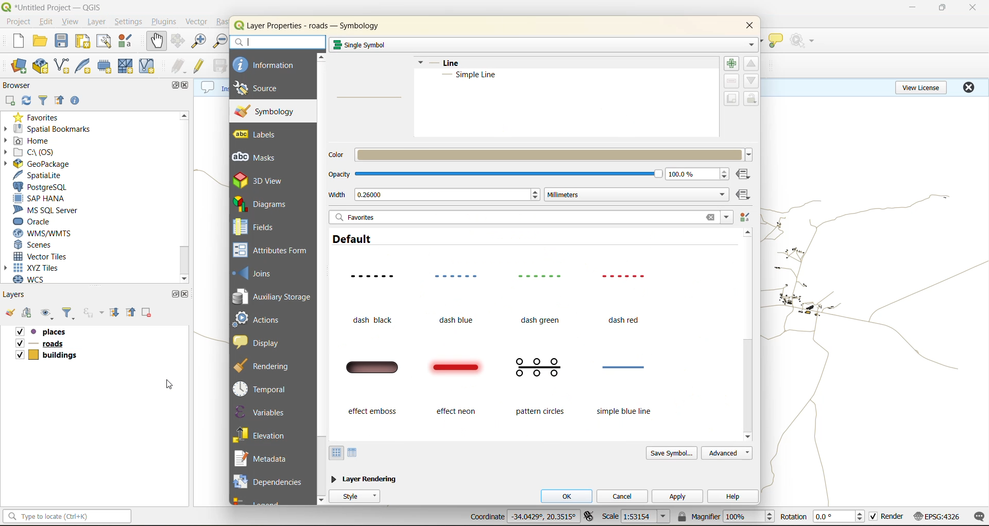 Image resolution: width=989 pixels, height=526 pixels. I want to click on scale, so click(638, 516).